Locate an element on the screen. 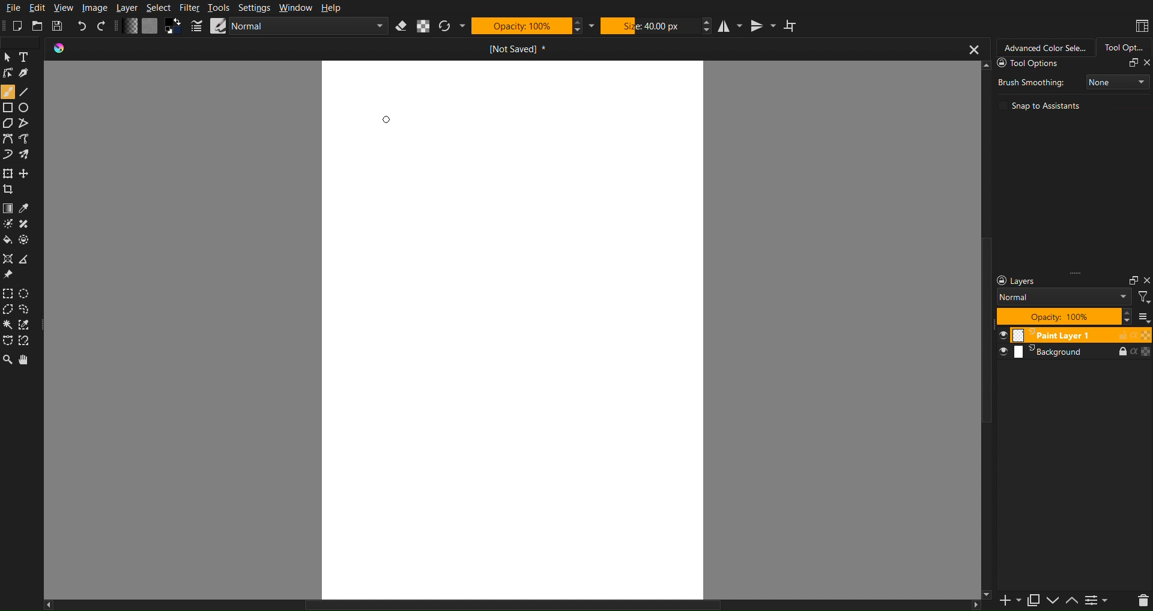 Image resolution: width=1153 pixels, height=611 pixels. Free Move is located at coordinates (26, 173).